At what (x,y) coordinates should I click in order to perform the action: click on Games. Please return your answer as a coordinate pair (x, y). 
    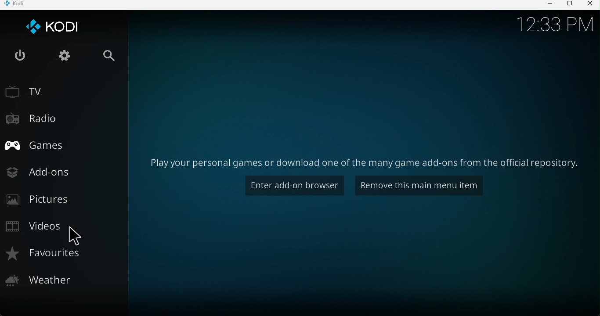
    Looking at the image, I should click on (35, 147).